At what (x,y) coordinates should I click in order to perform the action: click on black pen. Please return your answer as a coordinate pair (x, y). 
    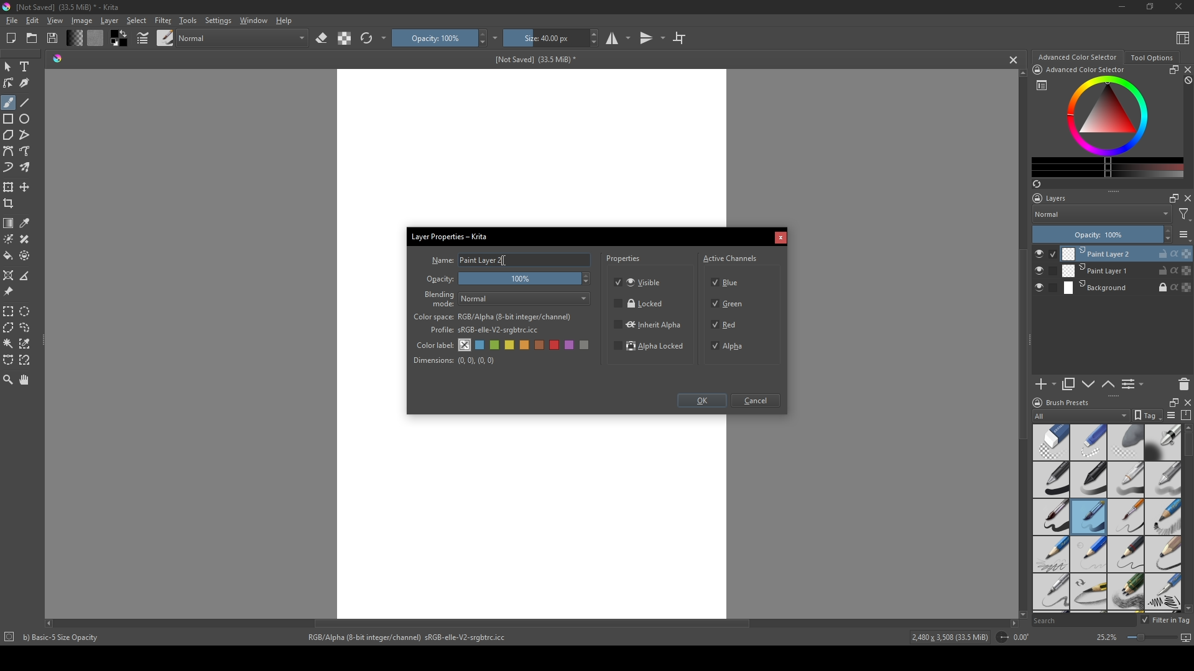
    Looking at the image, I should click on (1089, 480).